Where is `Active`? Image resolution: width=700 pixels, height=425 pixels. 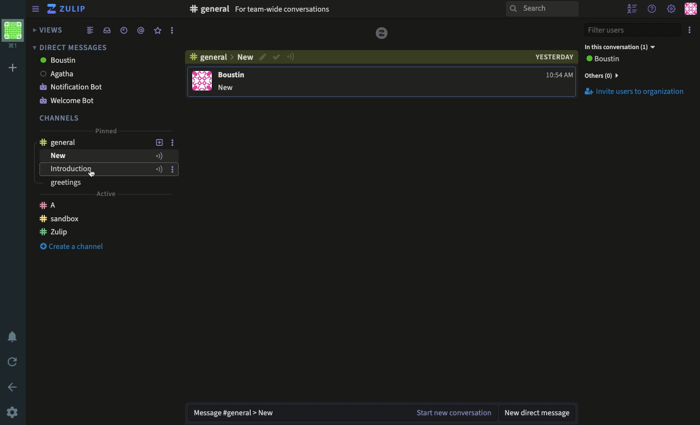
Active is located at coordinates (106, 194).